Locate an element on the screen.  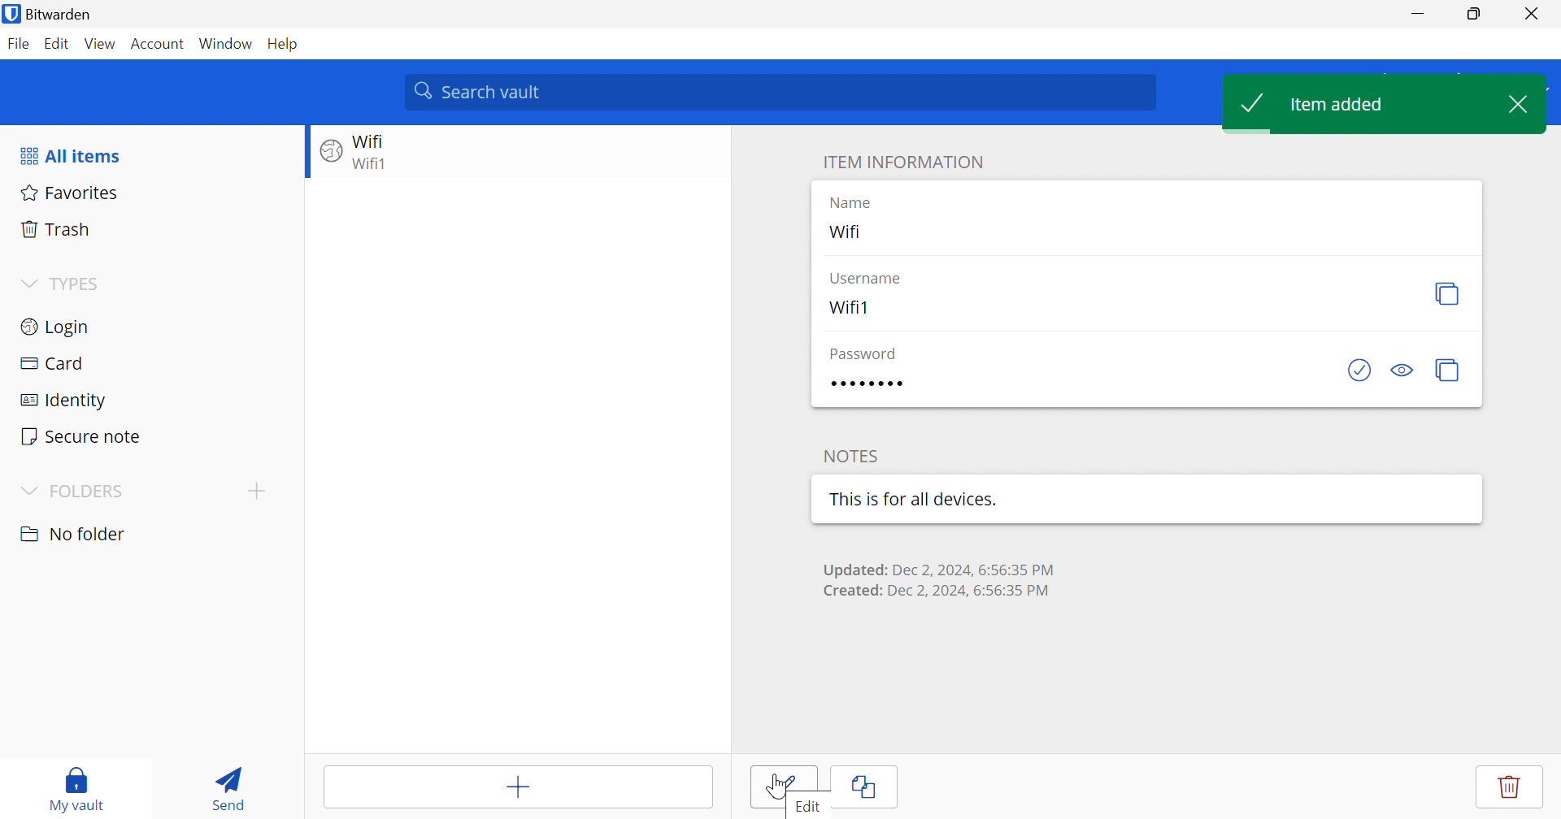
edit button is located at coordinates (782, 782).